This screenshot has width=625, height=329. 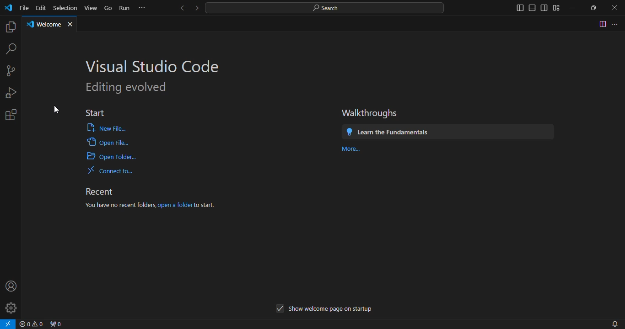 What do you see at coordinates (377, 111) in the screenshot?
I see `walkthroughs` at bounding box center [377, 111].